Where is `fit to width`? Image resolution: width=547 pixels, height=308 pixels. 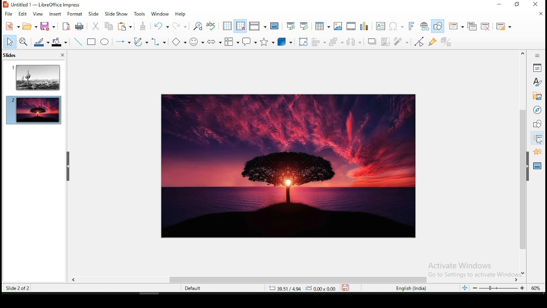
fit to width is located at coordinates (464, 289).